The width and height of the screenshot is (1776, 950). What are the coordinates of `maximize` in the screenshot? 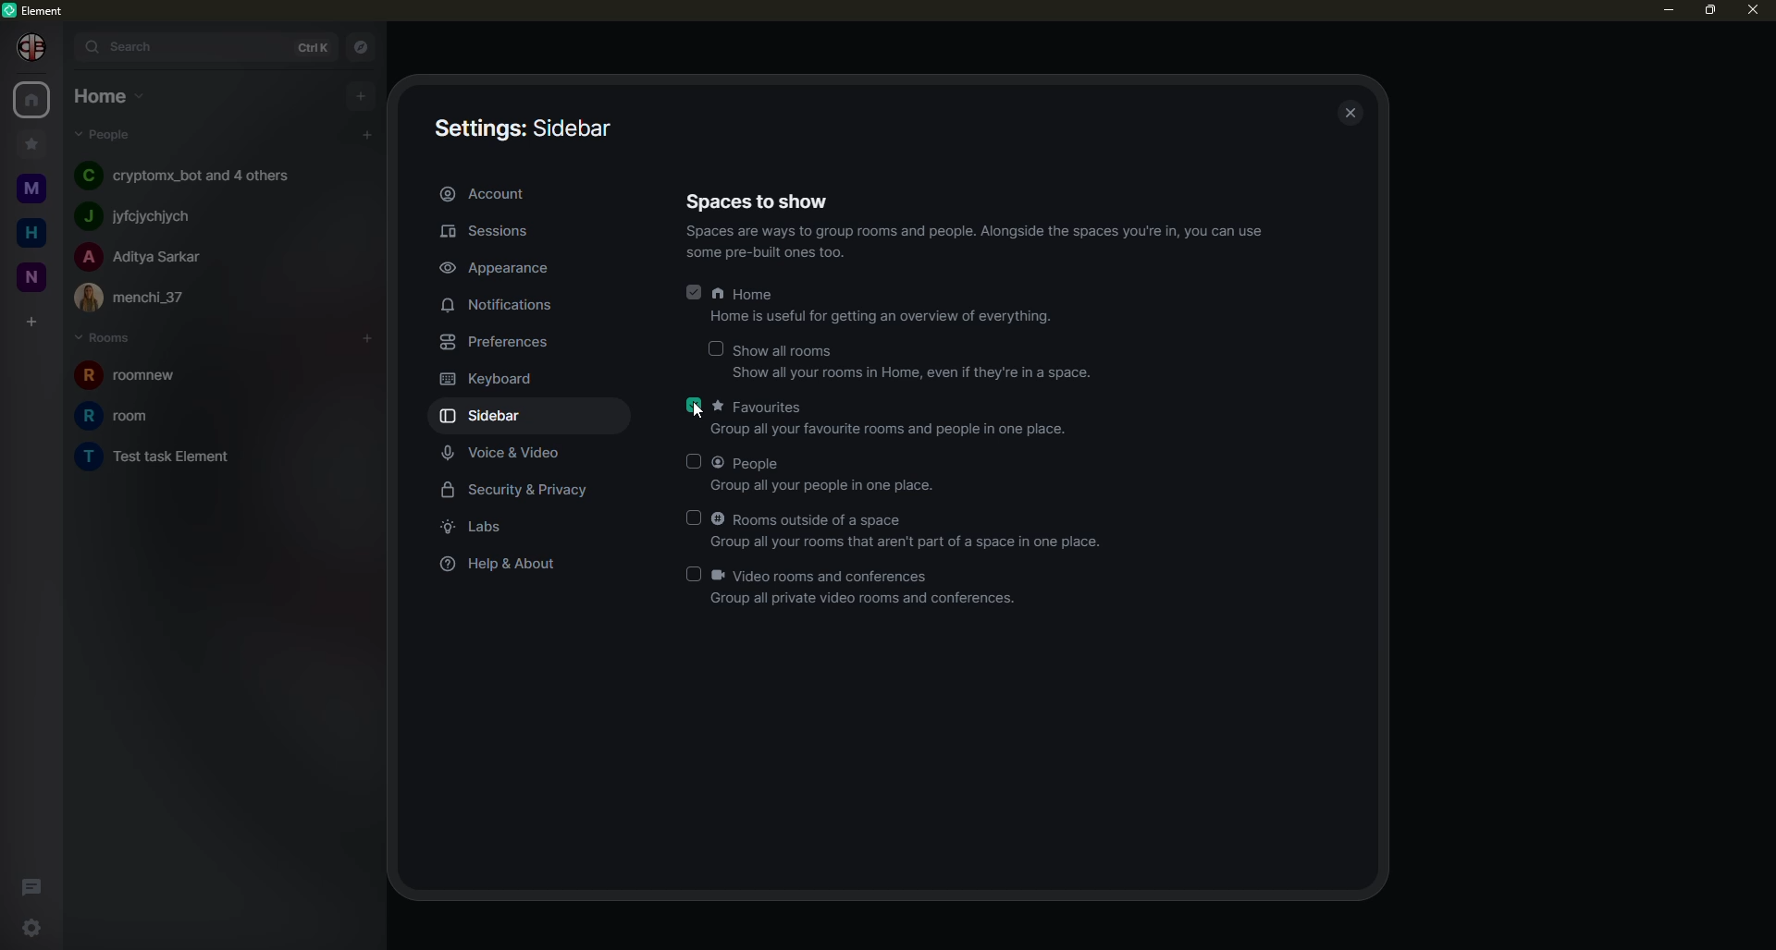 It's located at (1709, 11).